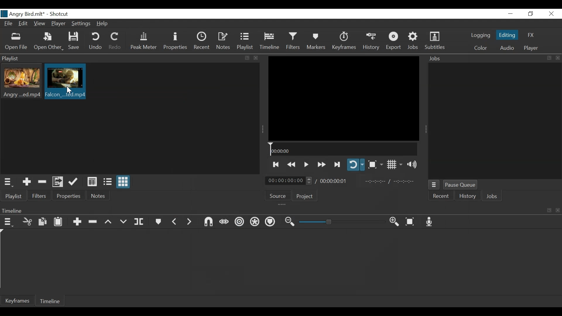 The height and width of the screenshot is (316, 562). What do you see at coordinates (396, 222) in the screenshot?
I see `Zoom timeline in` at bounding box center [396, 222].